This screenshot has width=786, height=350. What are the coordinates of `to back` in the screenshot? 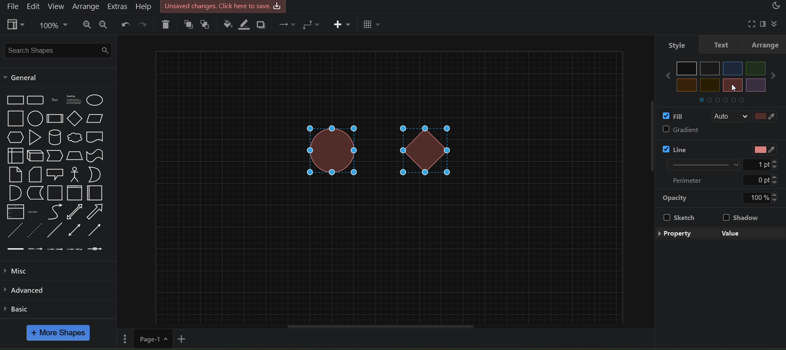 It's located at (207, 25).